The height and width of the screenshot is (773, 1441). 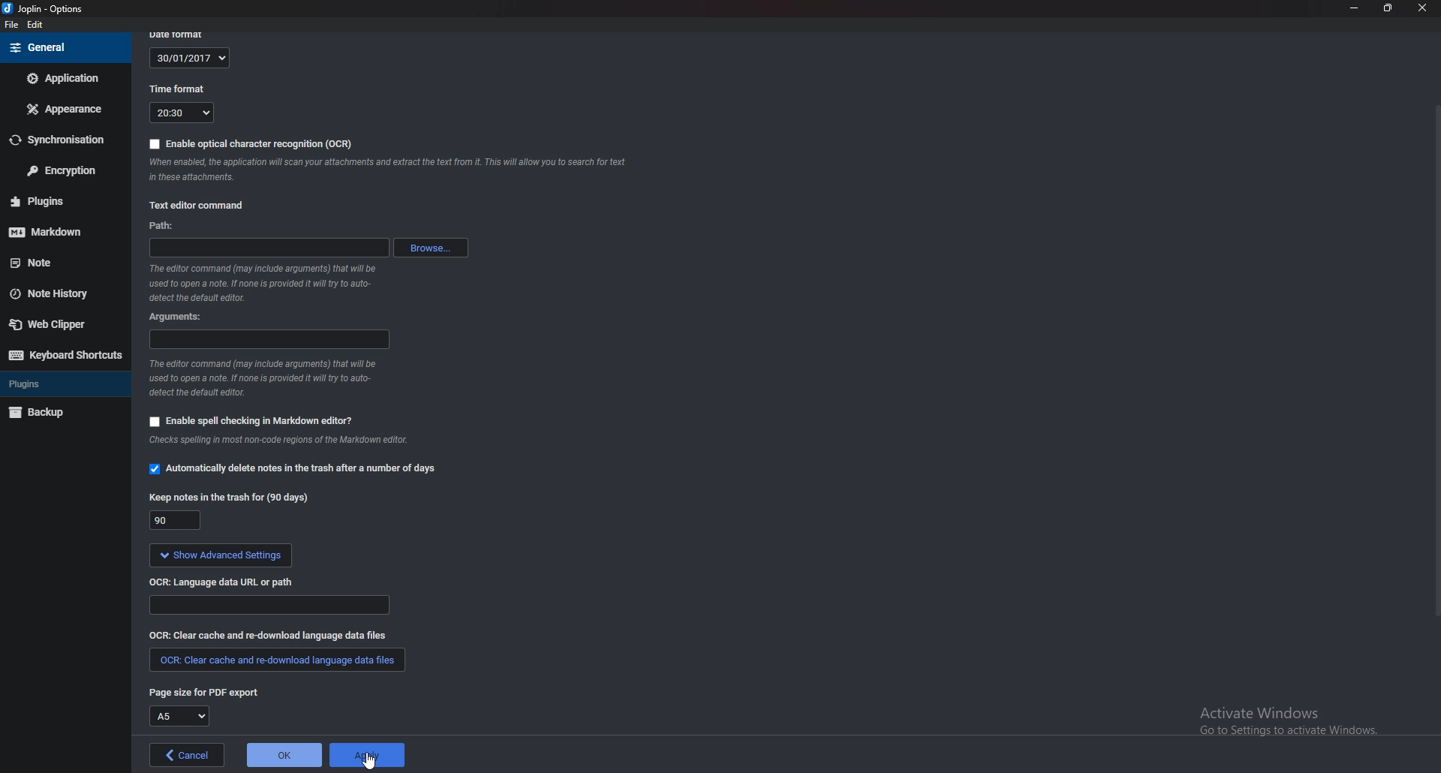 What do you see at coordinates (370, 759) in the screenshot?
I see `cursor` at bounding box center [370, 759].